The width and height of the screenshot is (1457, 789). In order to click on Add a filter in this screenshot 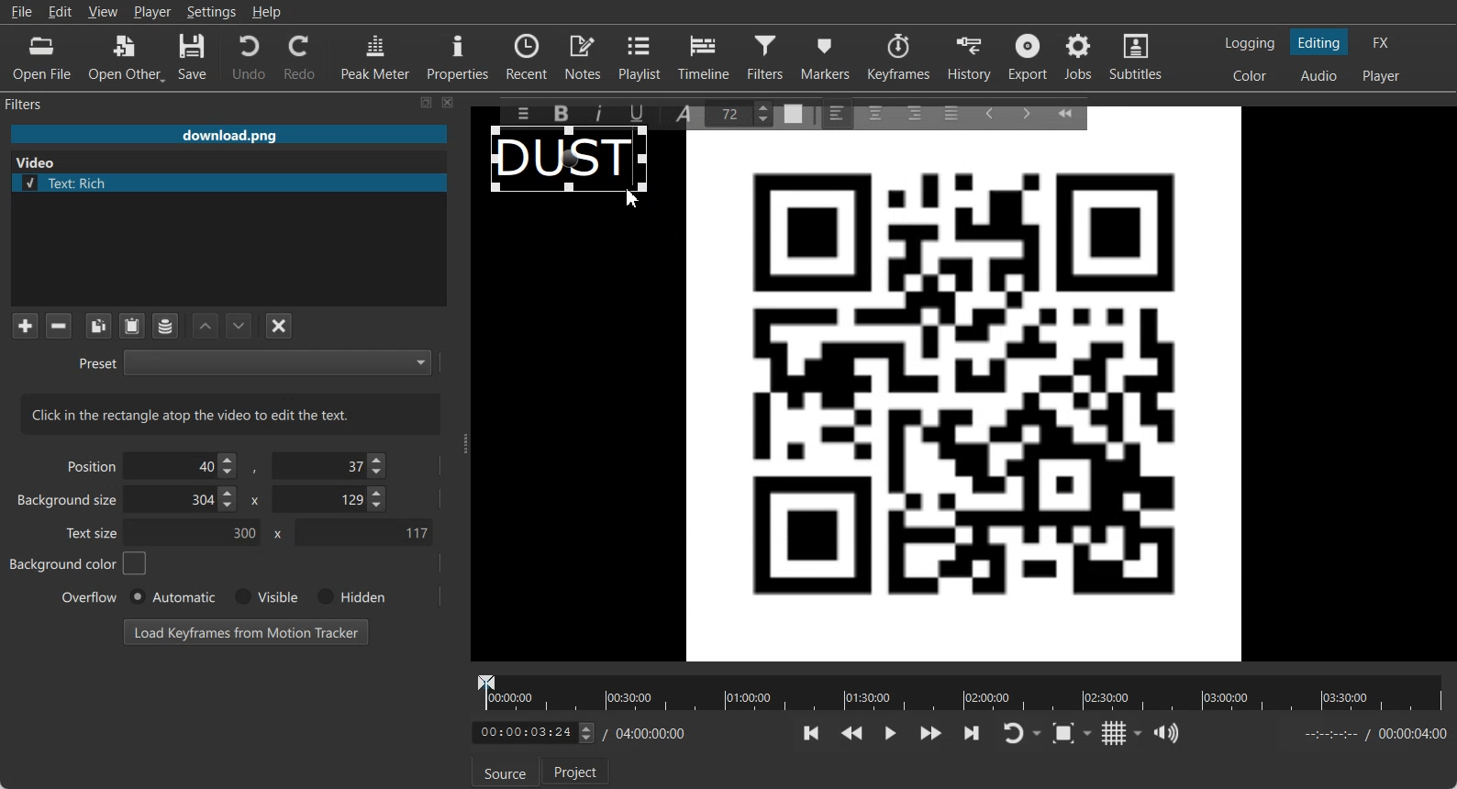, I will do `click(25, 325)`.